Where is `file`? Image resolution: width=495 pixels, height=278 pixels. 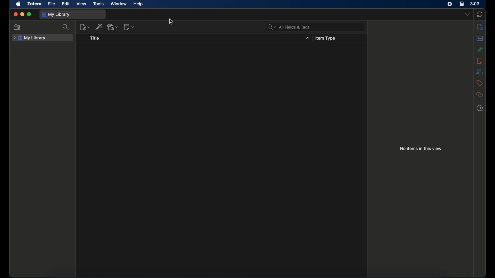 file is located at coordinates (52, 4).